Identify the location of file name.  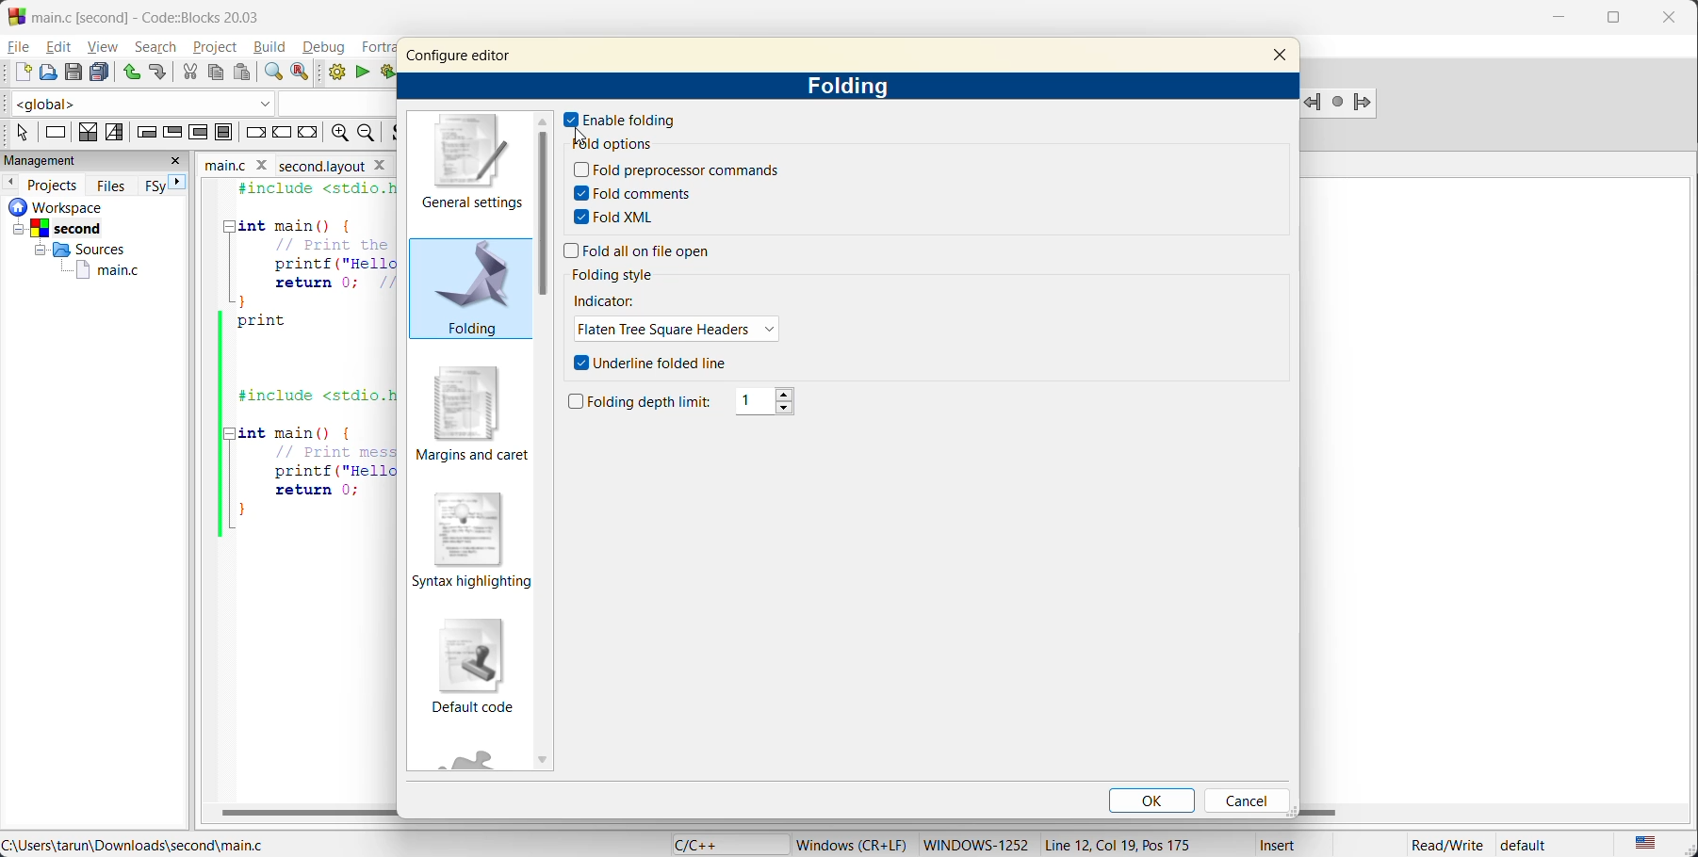
(239, 163).